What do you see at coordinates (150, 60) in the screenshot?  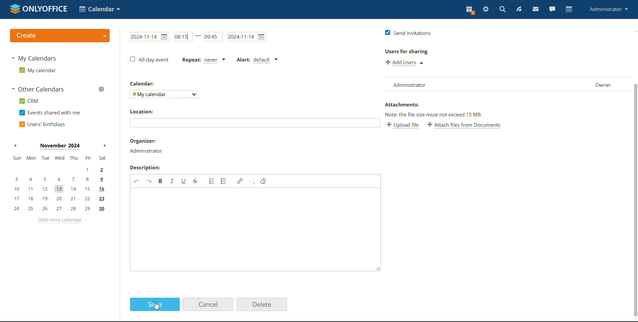 I see `all-day event checkbox` at bounding box center [150, 60].